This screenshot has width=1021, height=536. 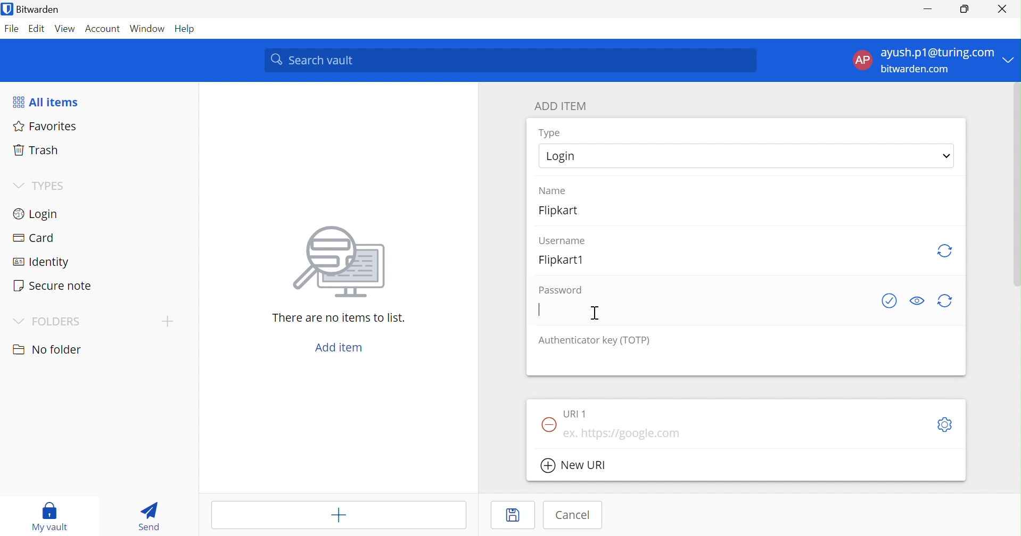 I want to click on Account, so click(x=103, y=29).